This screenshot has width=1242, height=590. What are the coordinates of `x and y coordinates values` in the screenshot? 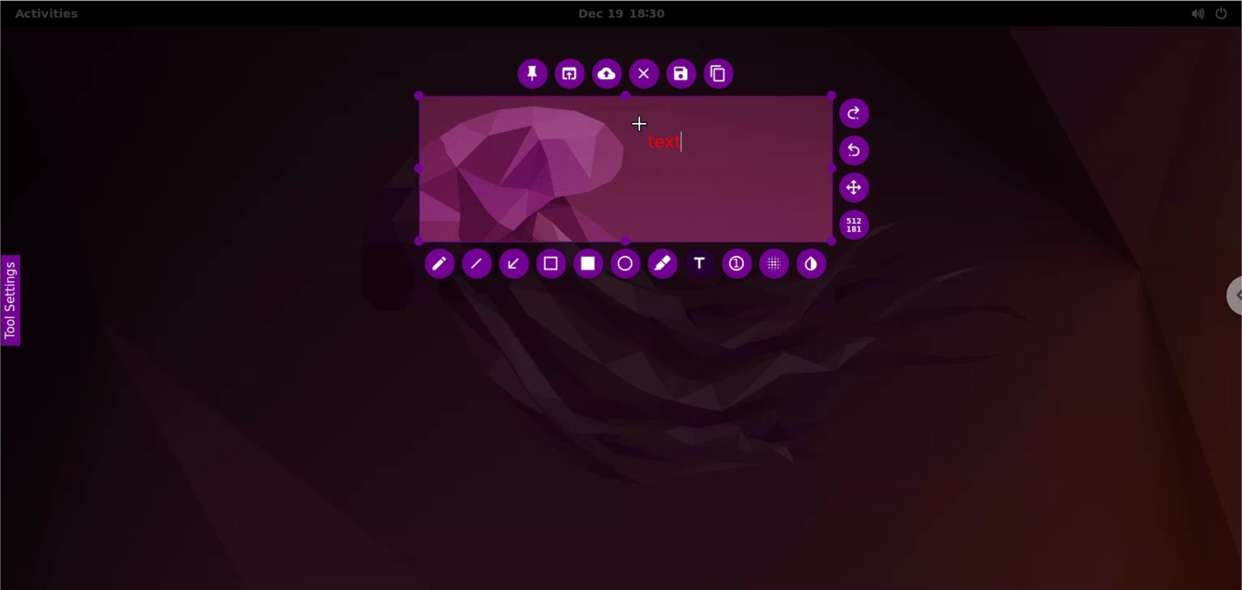 It's located at (860, 227).